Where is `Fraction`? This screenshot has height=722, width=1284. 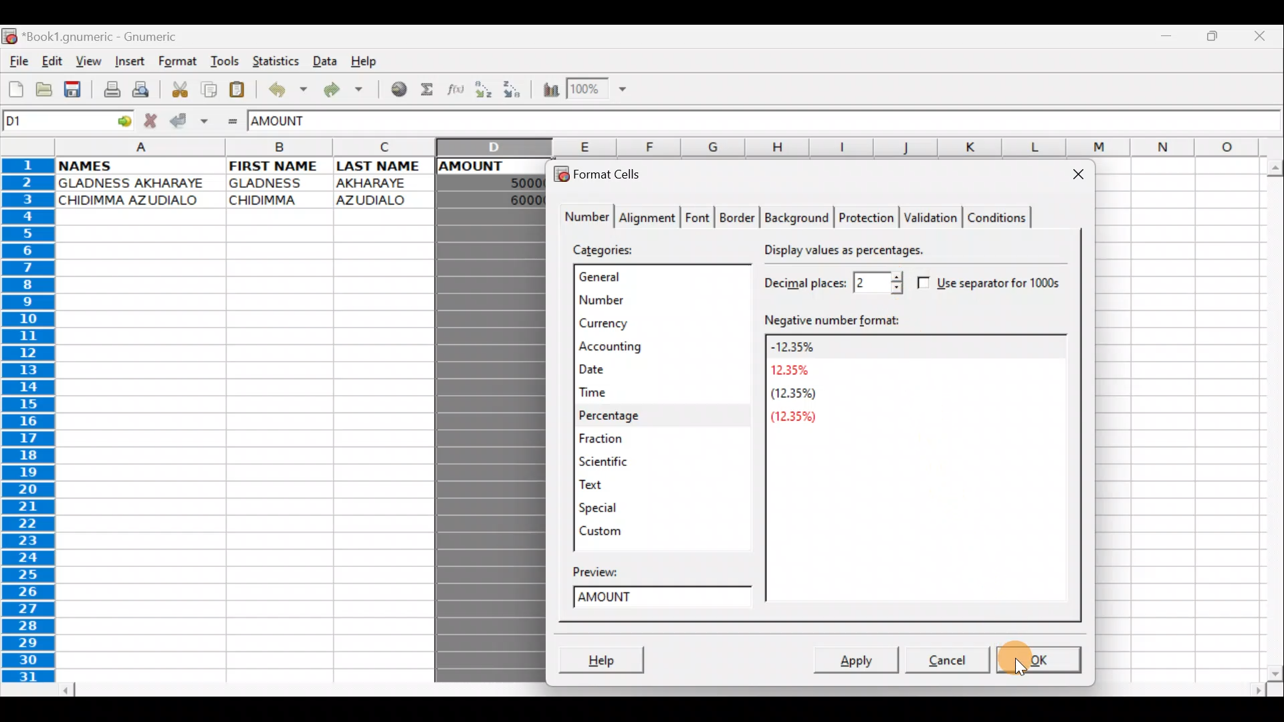
Fraction is located at coordinates (626, 439).